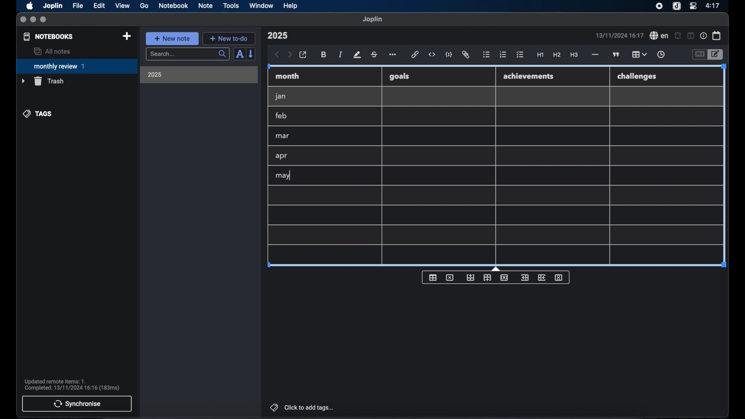 The image size is (745, 419). I want to click on strikethrough, so click(374, 55).